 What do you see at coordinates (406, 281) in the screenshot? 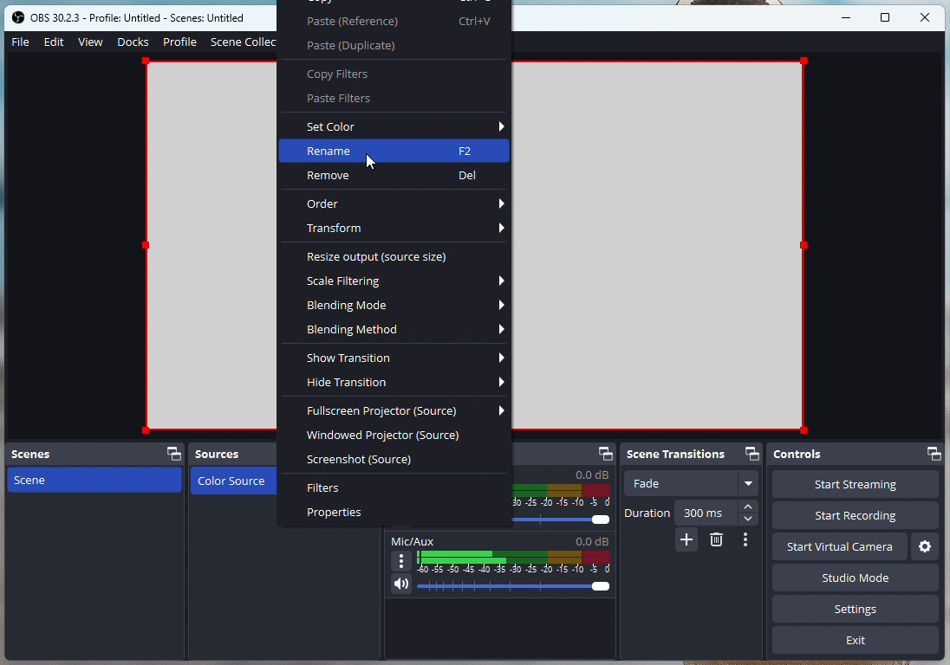
I see `Scale filtering` at bounding box center [406, 281].